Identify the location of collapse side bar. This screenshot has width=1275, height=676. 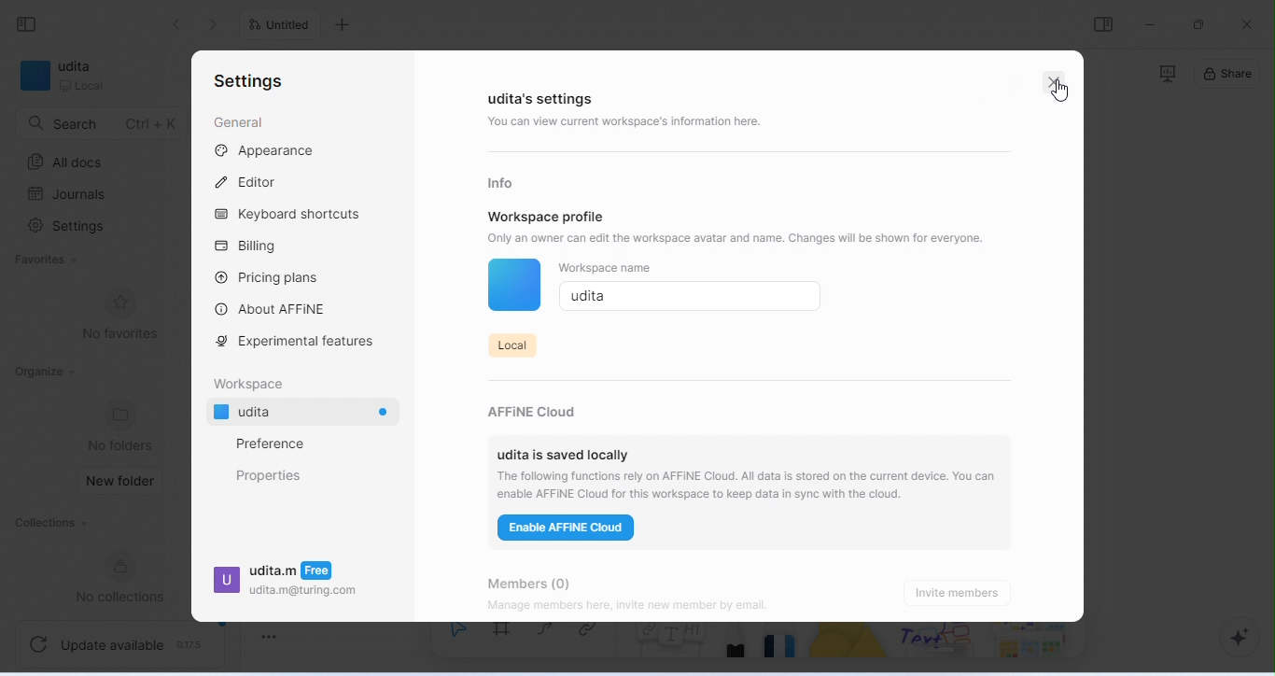
(32, 25).